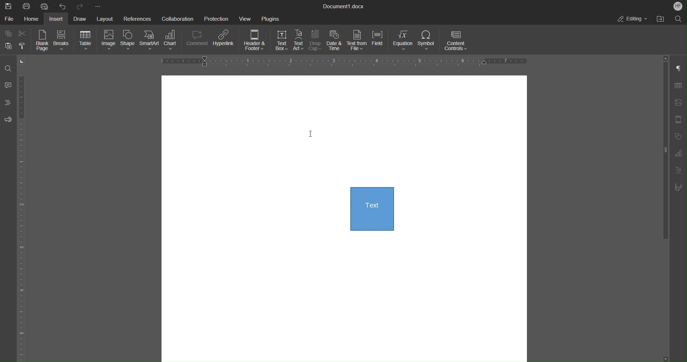 The width and height of the screenshot is (687, 362). Describe the element at coordinates (660, 19) in the screenshot. I see `Open File Location` at that location.